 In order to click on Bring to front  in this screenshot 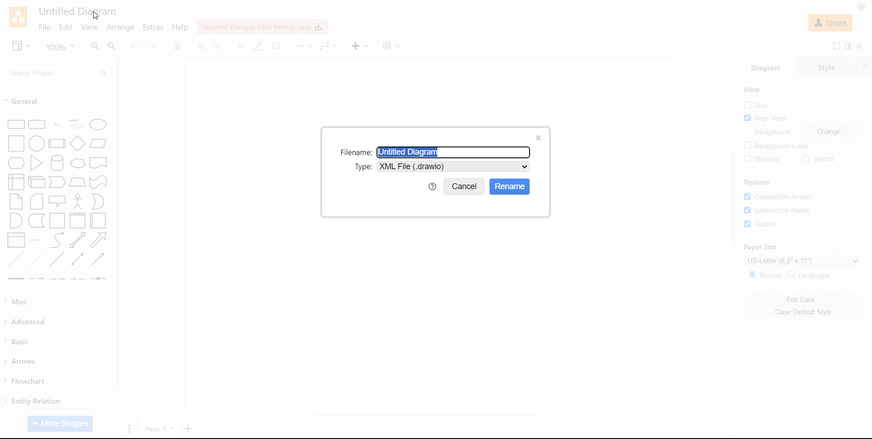, I will do `click(200, 46)`.